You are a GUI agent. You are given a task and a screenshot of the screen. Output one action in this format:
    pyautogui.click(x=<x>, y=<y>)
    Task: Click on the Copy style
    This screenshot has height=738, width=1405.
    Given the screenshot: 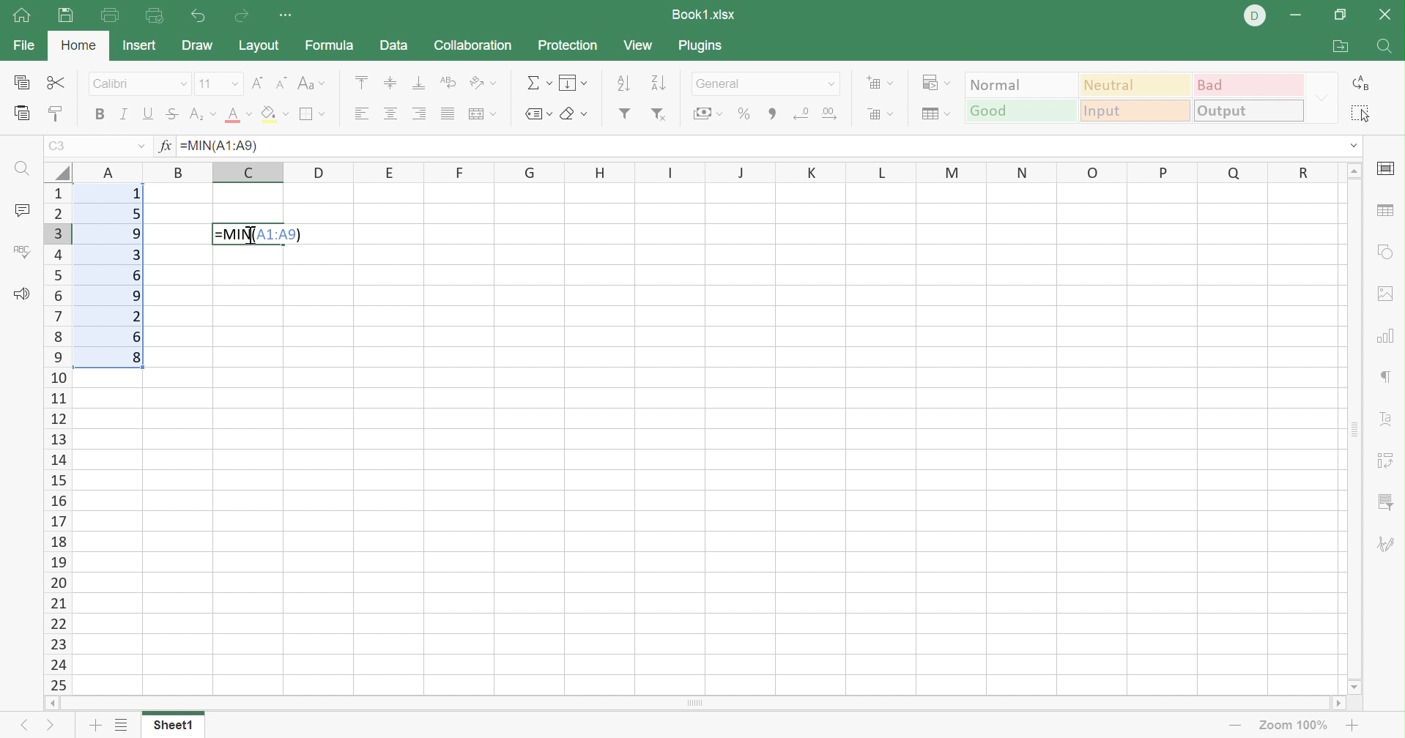 What is the action you would take?
    pyautogui.click(x=56, y=116)
    